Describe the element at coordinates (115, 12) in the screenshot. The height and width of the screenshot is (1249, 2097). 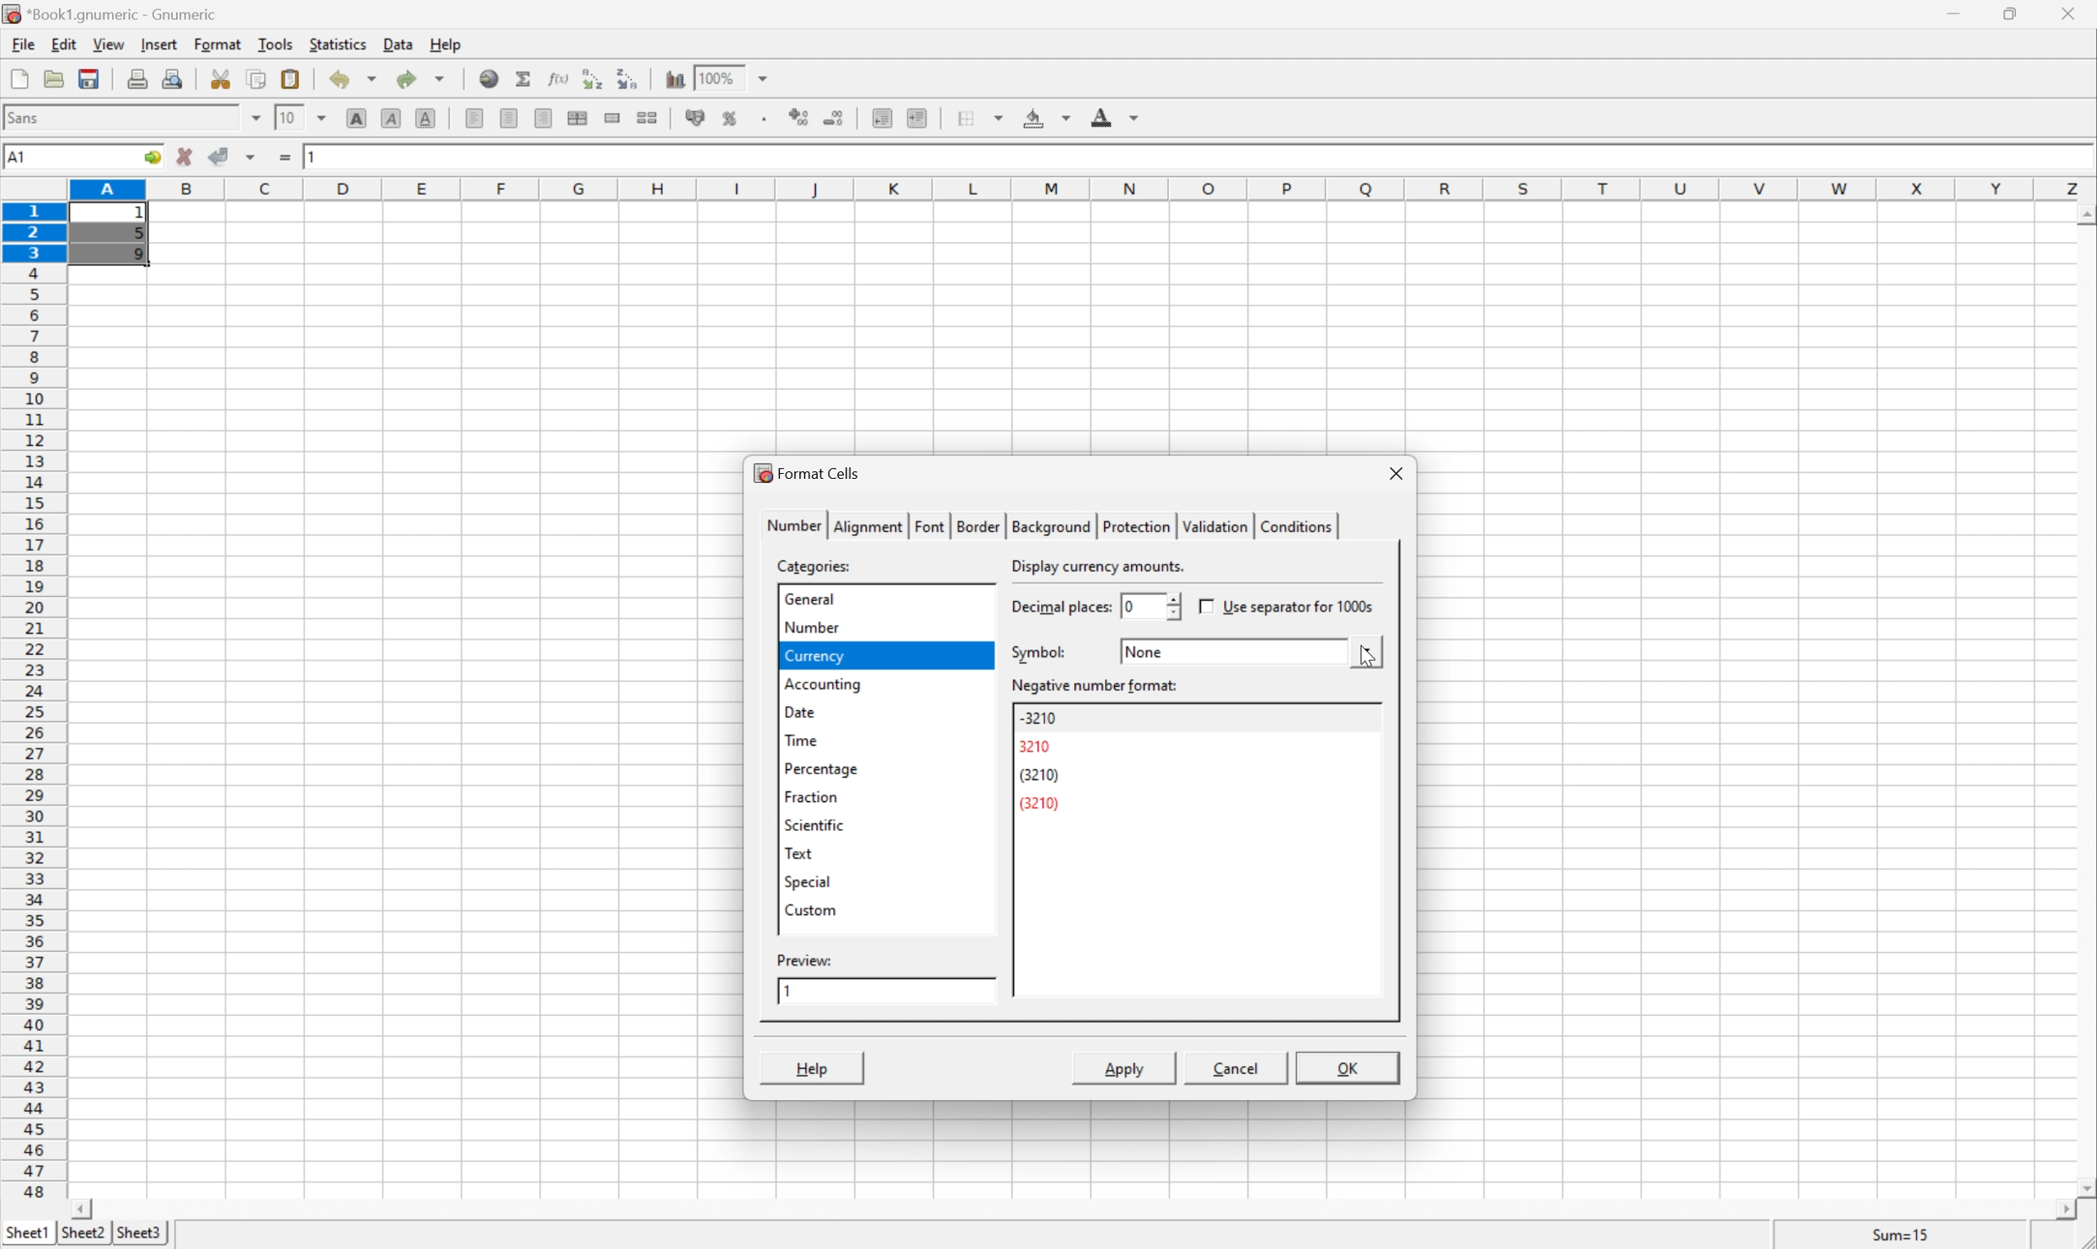
I see `application name` at that location.